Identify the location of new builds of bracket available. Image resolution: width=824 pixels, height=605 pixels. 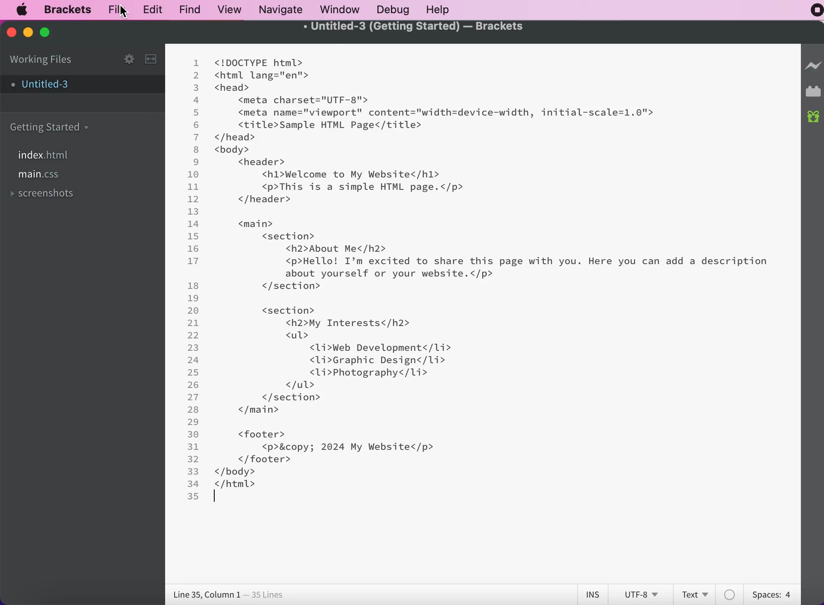
(812, 115).